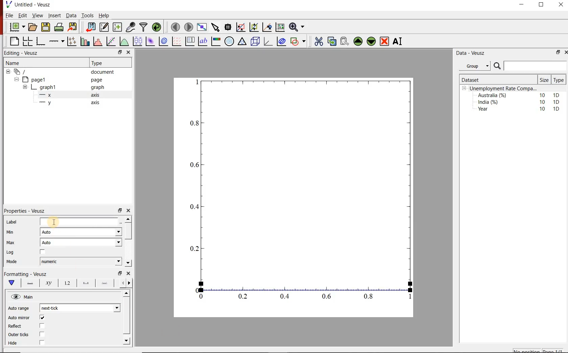  I want to click on collapse, so click(25, 88).